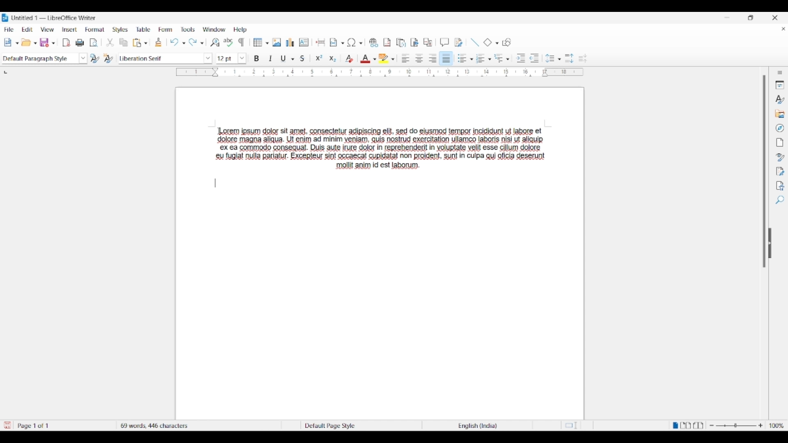 This screenshot has height=443, width=788. I want to click on Insert bookmark, so click(415, 42).